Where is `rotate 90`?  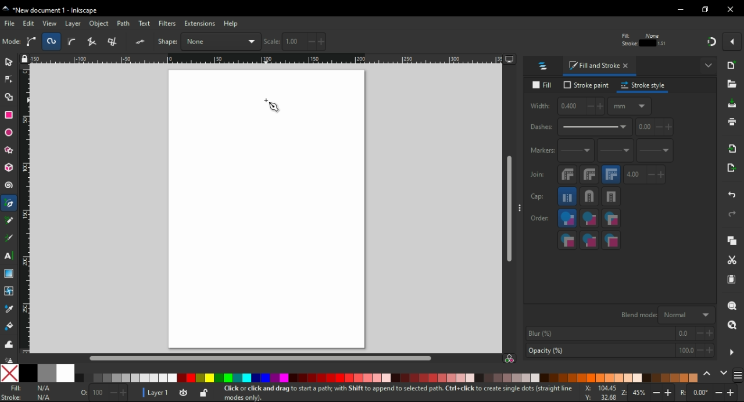
rotate 90 is located at coordinates (120, 42).